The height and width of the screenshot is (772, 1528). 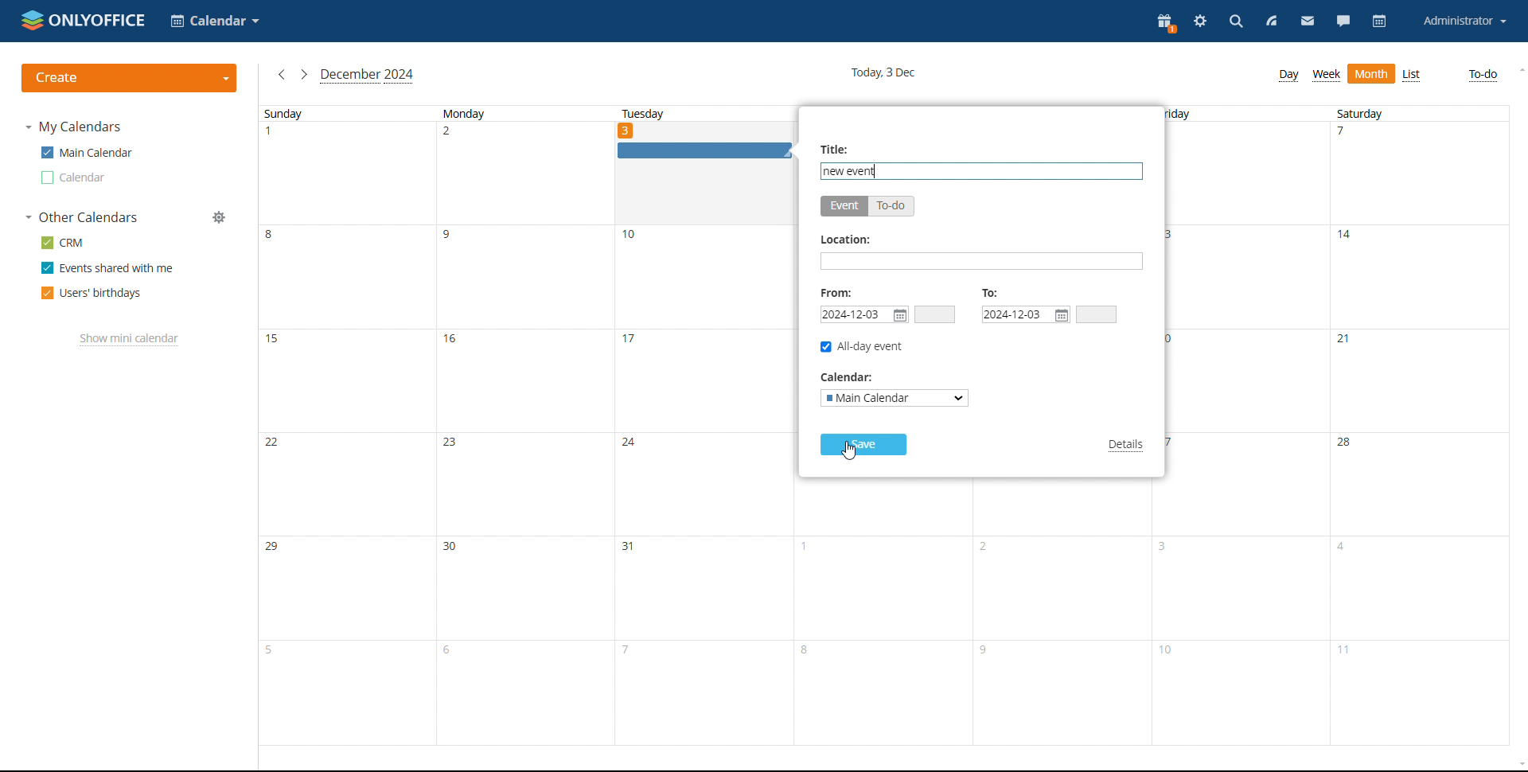 What do you see at coordinates (344, 425) in the screenshot?
I see `sunday` at bounding box center [344, 425].